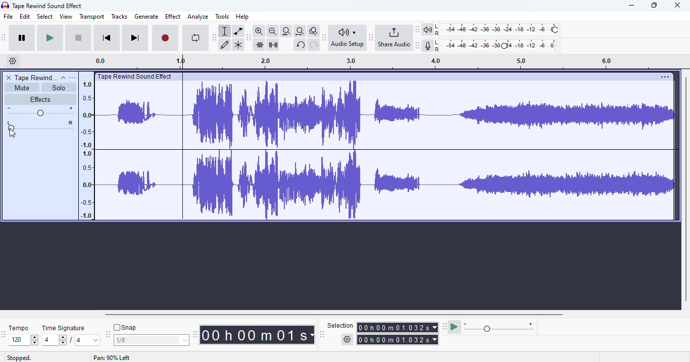 Image resolution: width=690 pixels, height=362 pixels. I want to click on envelope tool, so click(238, 31).